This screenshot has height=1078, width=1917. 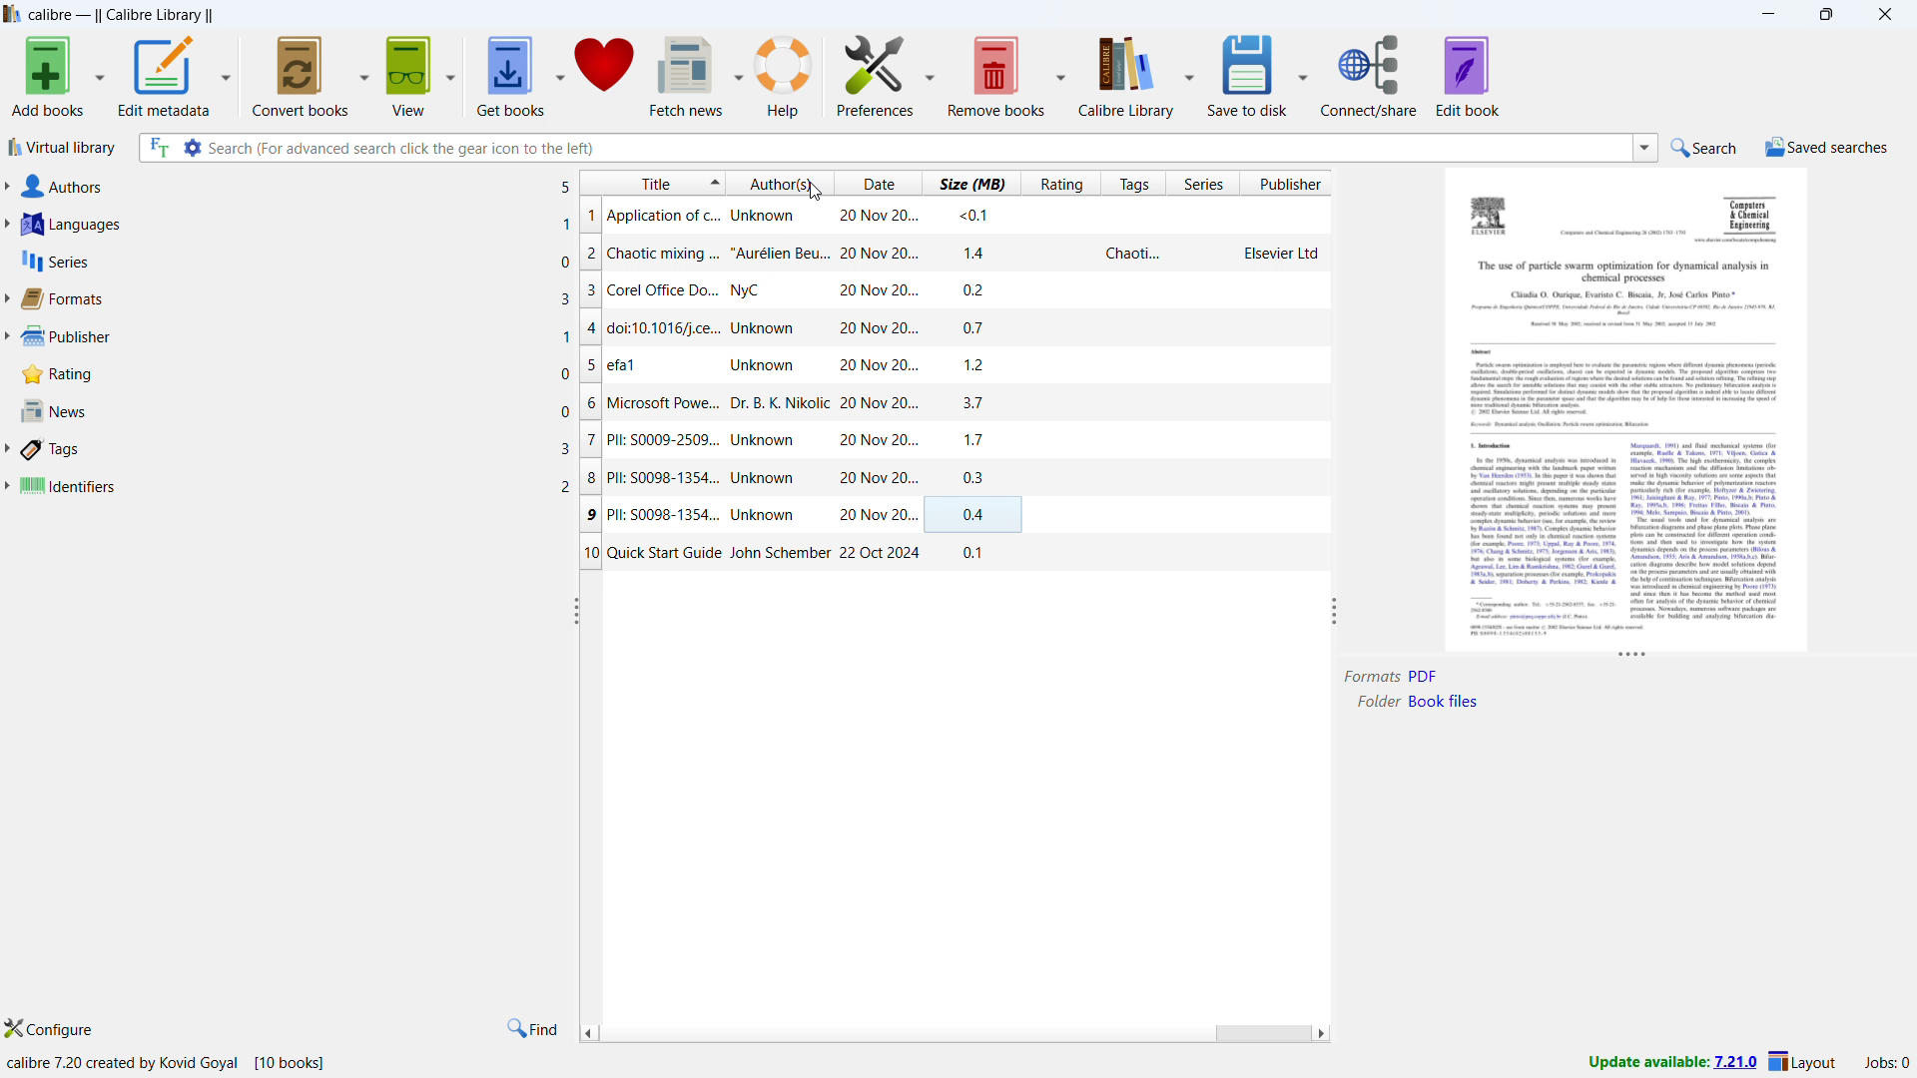 What do you see at coordinates (1629, 294) in the screenshot?
I see `` at bounding box center [1629, 294].